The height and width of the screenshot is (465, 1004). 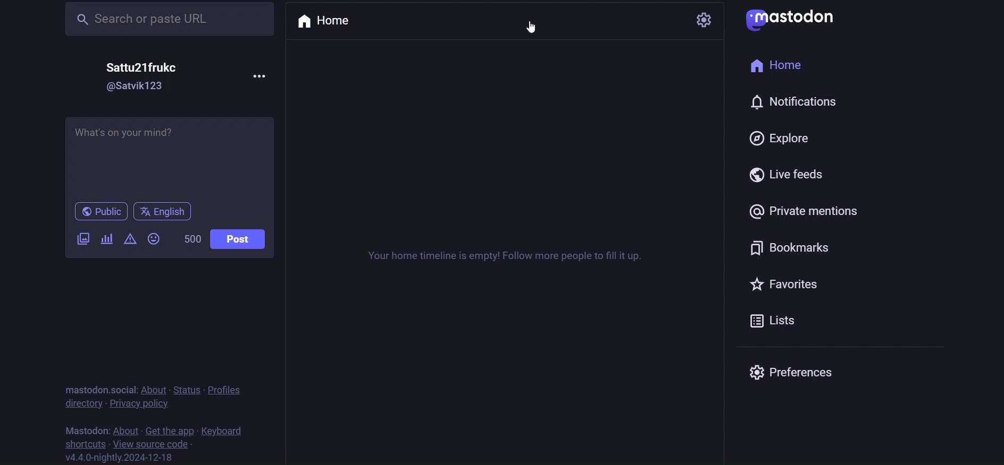 I want to click on public, so click(x=101, y=212).